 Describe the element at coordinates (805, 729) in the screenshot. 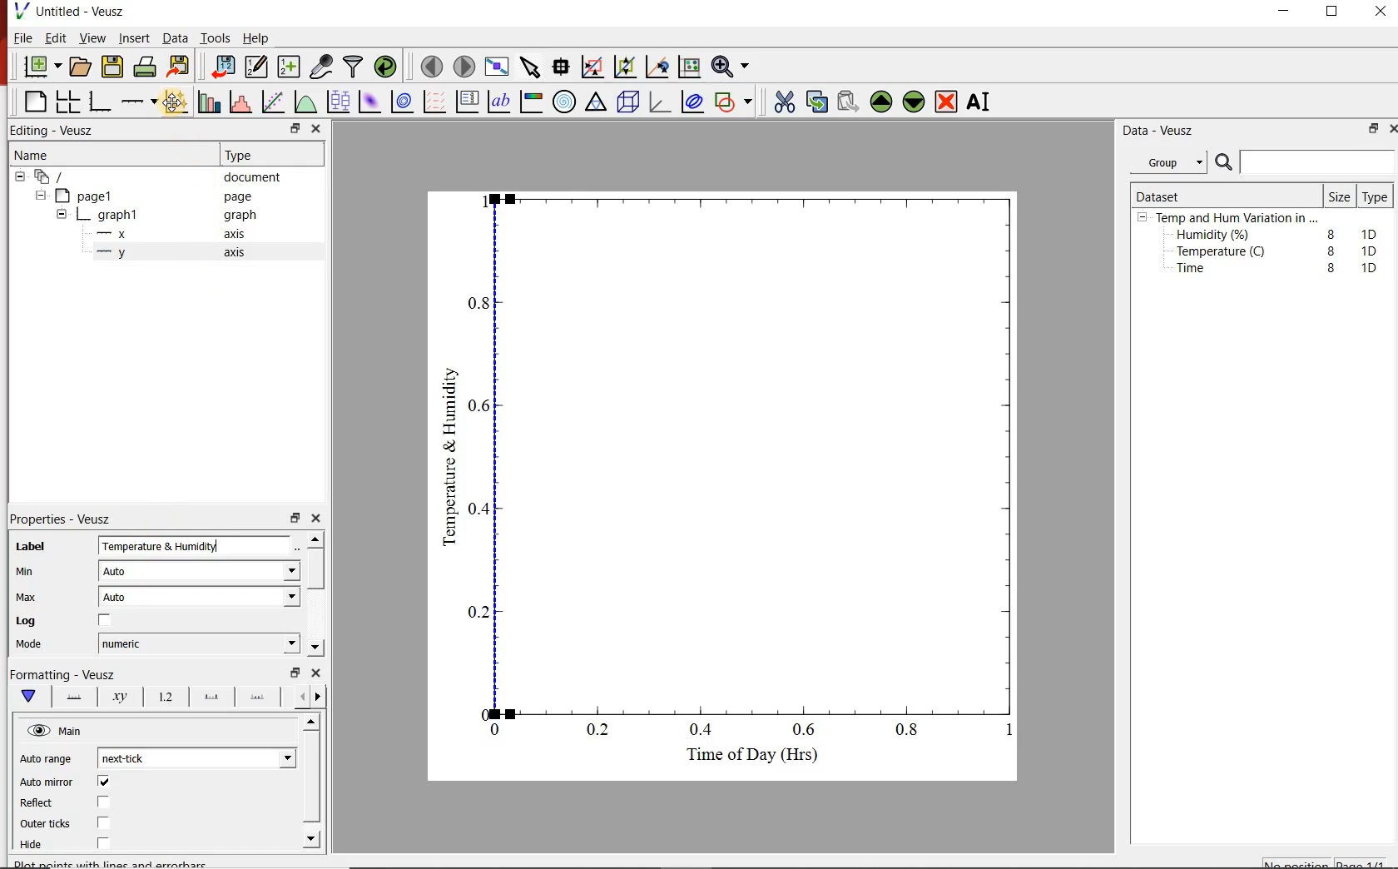

I see `0.6` at that location.